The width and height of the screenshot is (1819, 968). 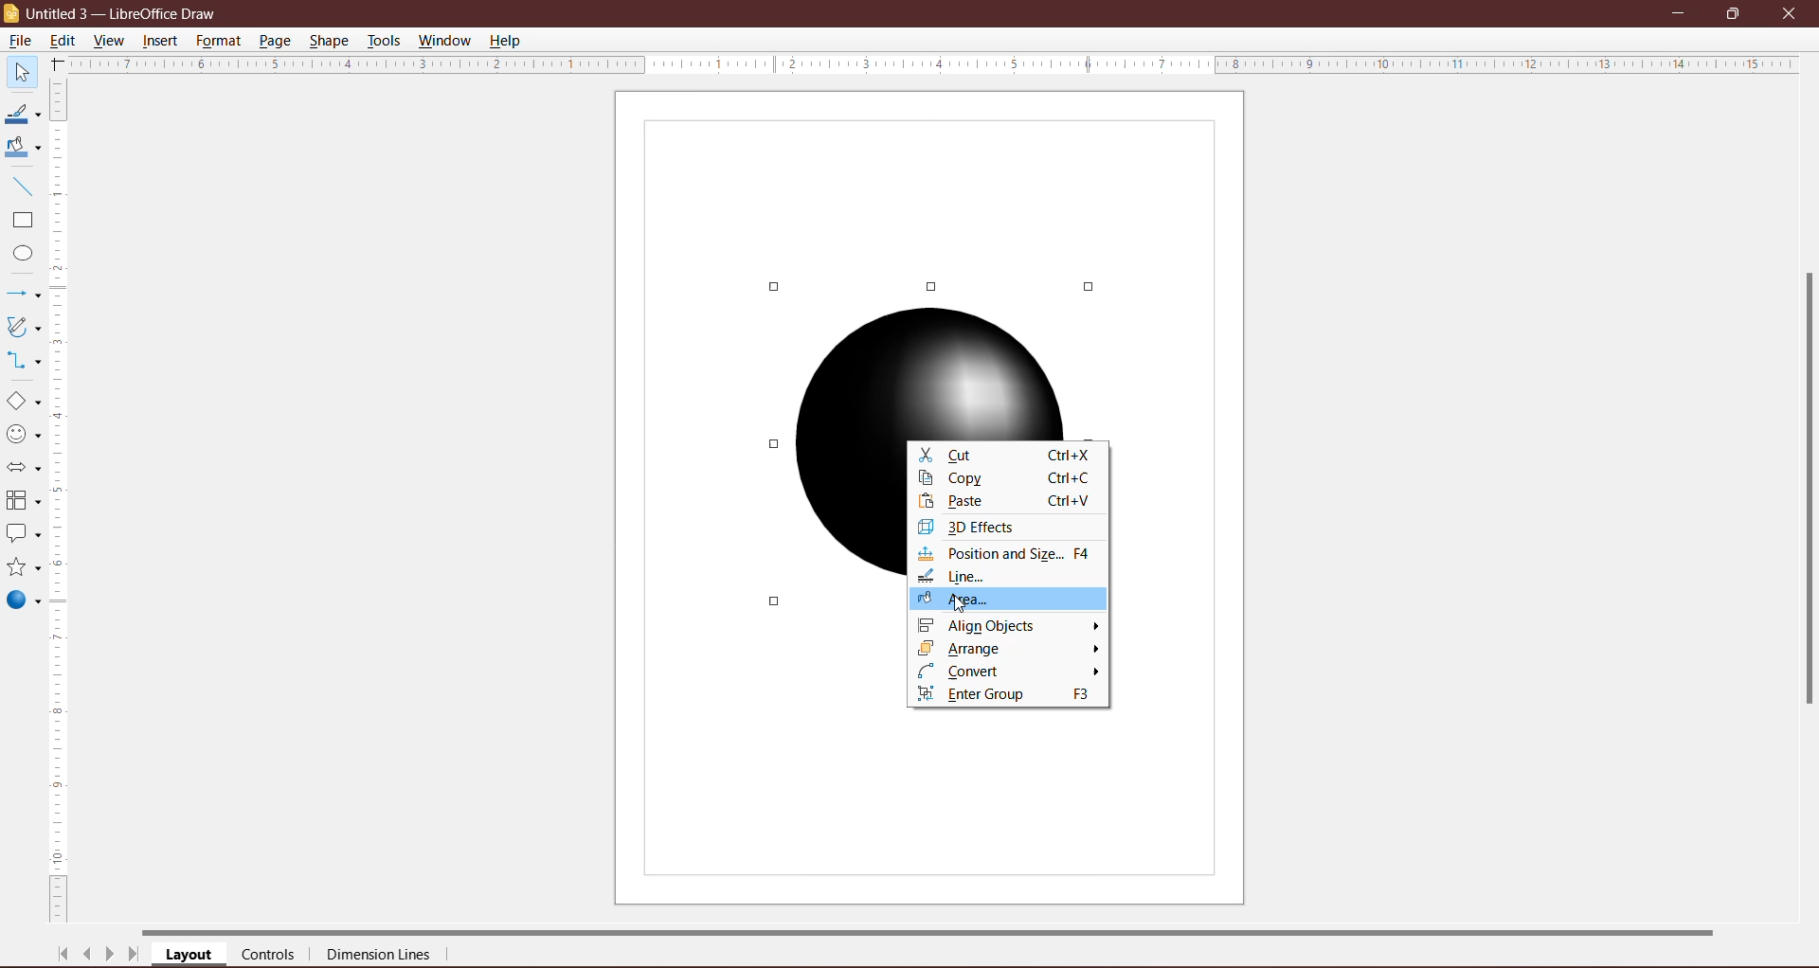 I want to click on Select, so click(x=21, y=71).